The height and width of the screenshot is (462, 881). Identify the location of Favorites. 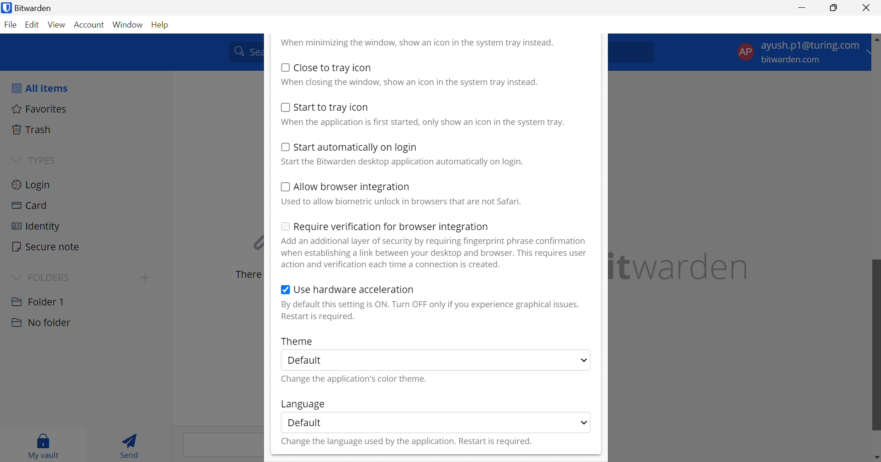
(40, 108).